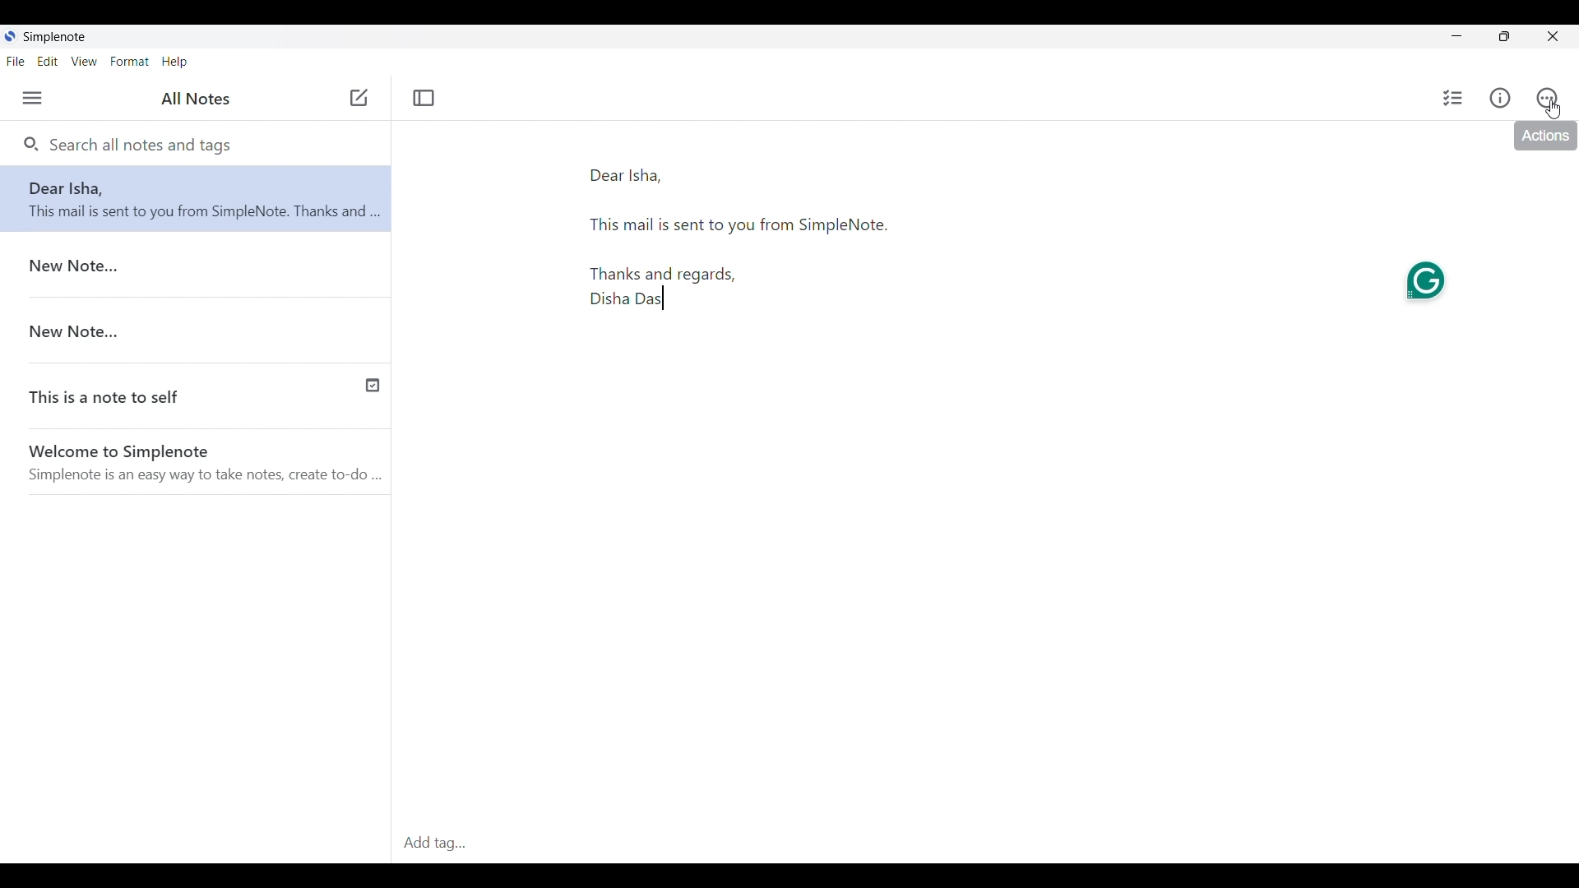 The width and height of the screenshot is (1579, 888). What do you see at coordinates (10, 36) in the screenshot?
I see `Software logo` at bounding box center [10, 36].